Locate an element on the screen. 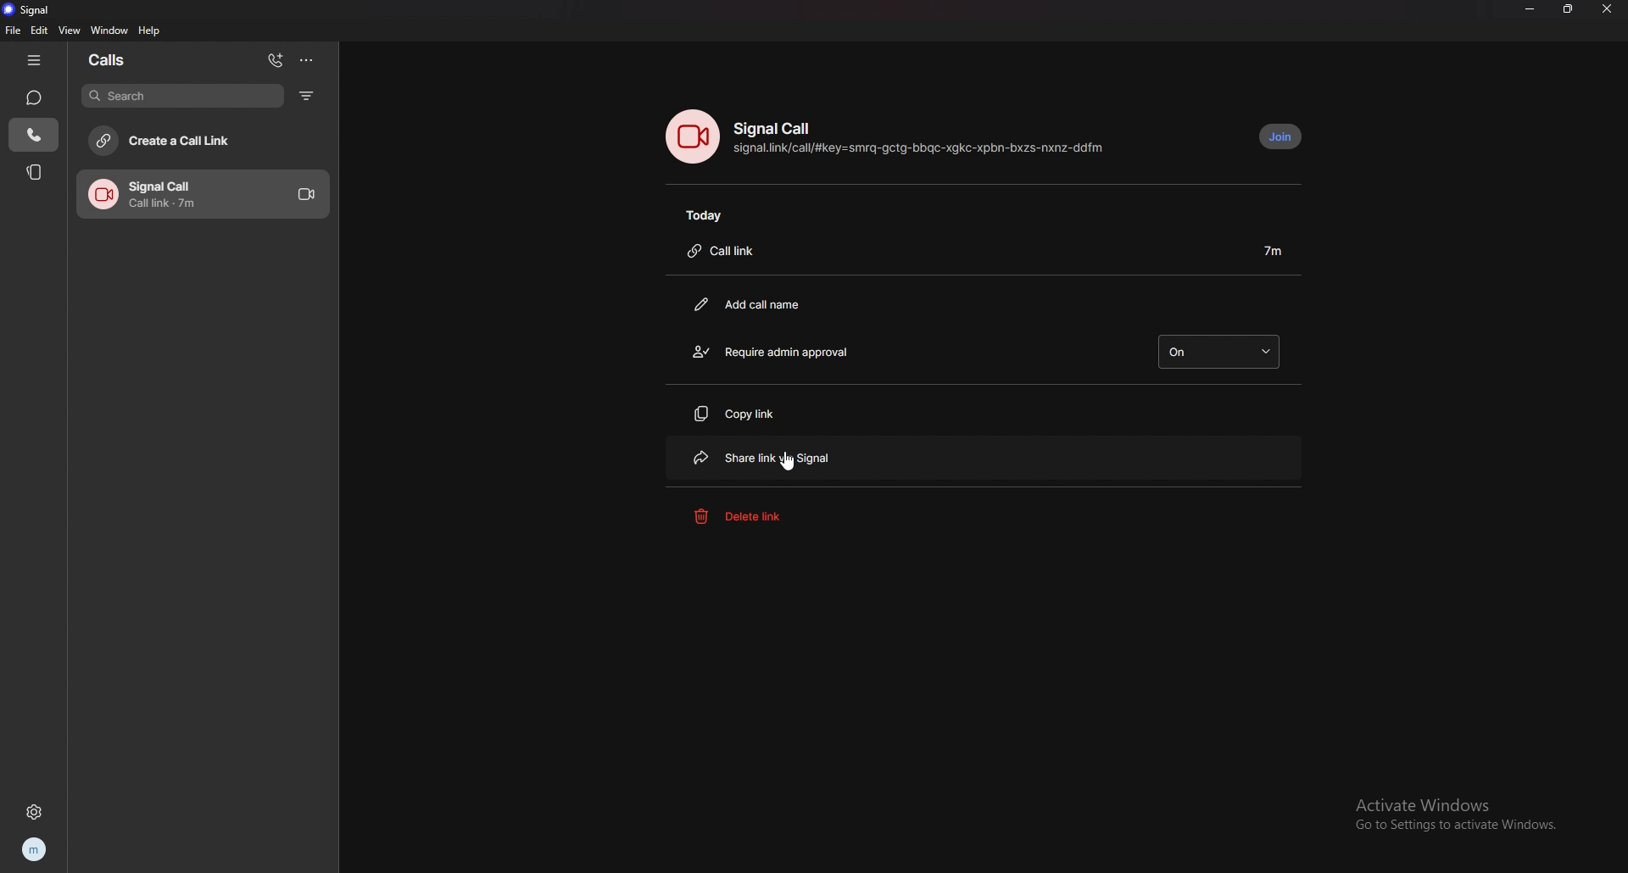 This screenshot has width=1628, height=873. signal.link/call/#key=smrq-gctg-bbqc-xgkc-xpbn-bxzs-nxnz-ddfm is located at coordinates (923, 151).